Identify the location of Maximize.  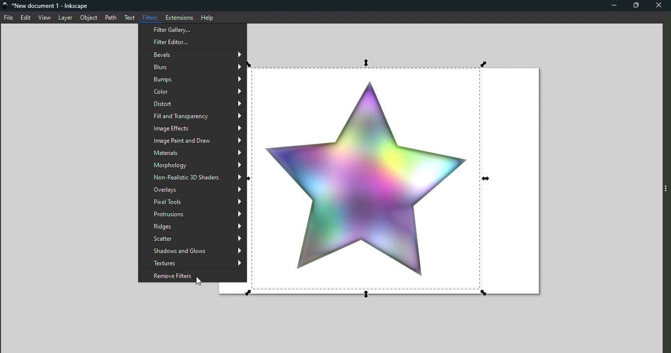
(636, 5).